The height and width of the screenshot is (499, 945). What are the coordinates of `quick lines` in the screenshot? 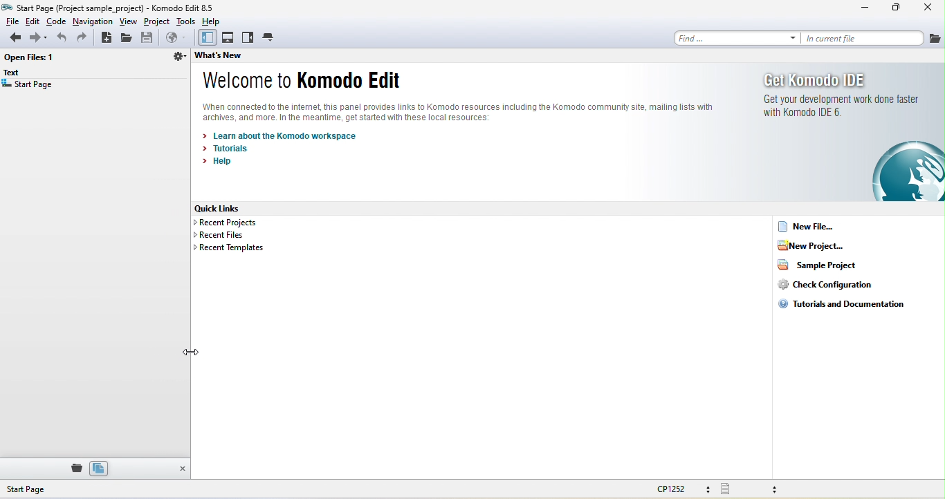 It's located at (227, 209).